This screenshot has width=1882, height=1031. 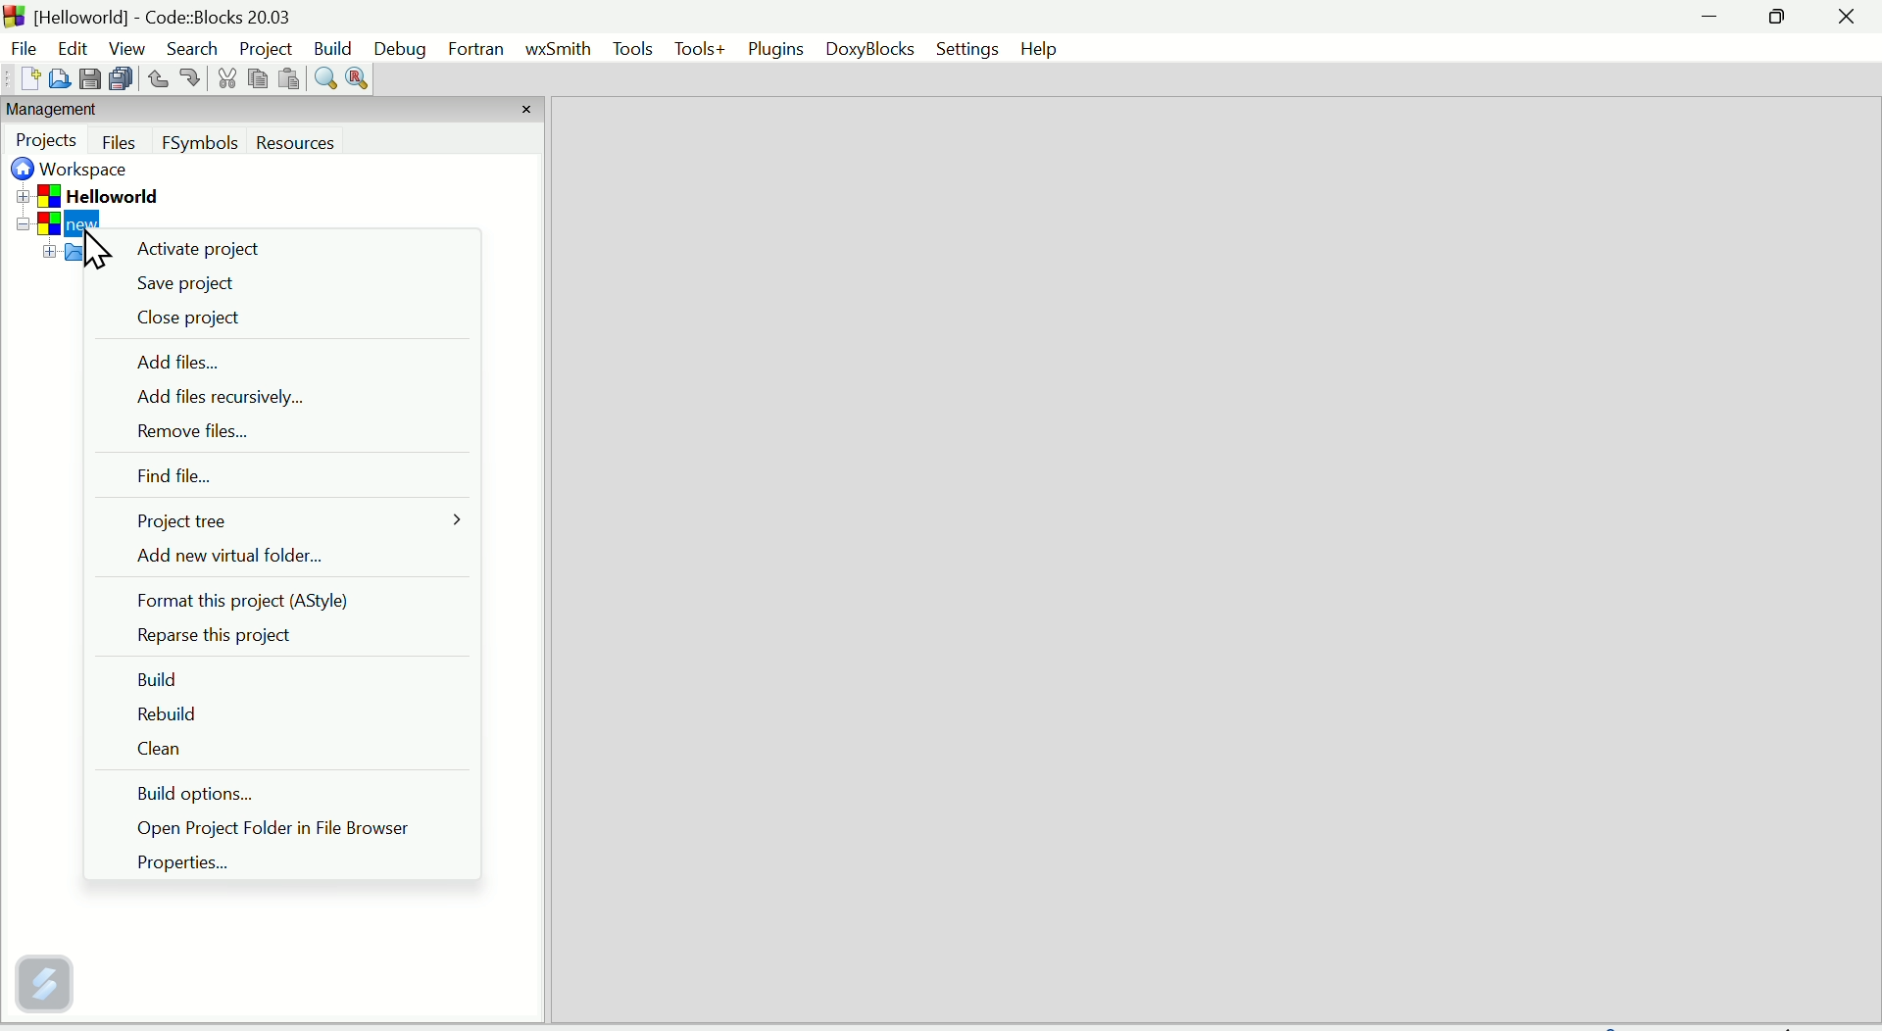 I want to click on Add new virtual folder, so click(x=272, y=559).